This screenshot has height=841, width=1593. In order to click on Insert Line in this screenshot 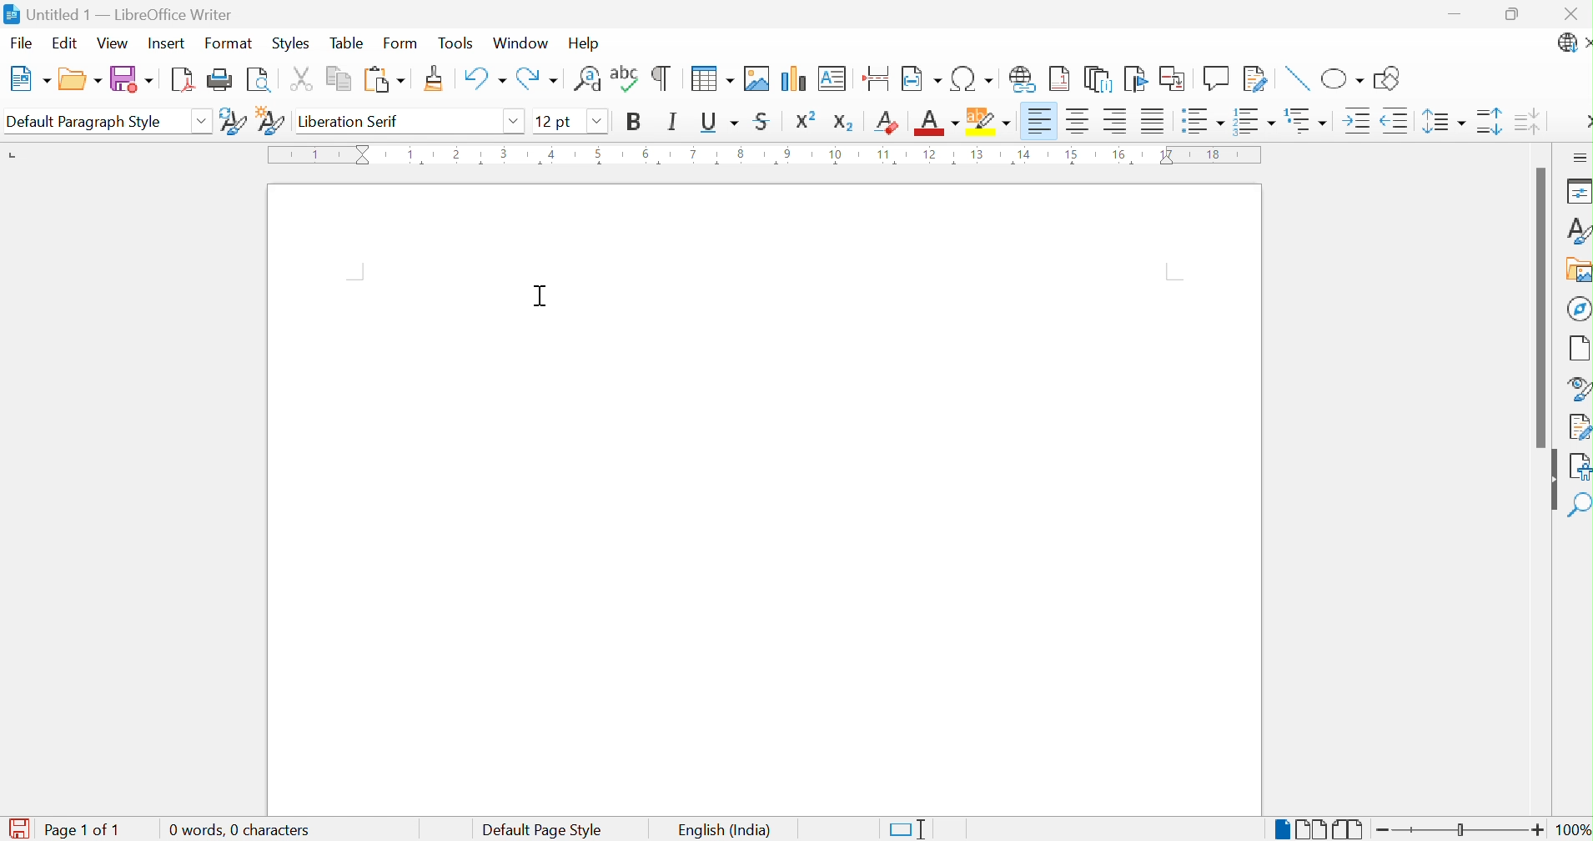, I will do `click(1295, 78)`.